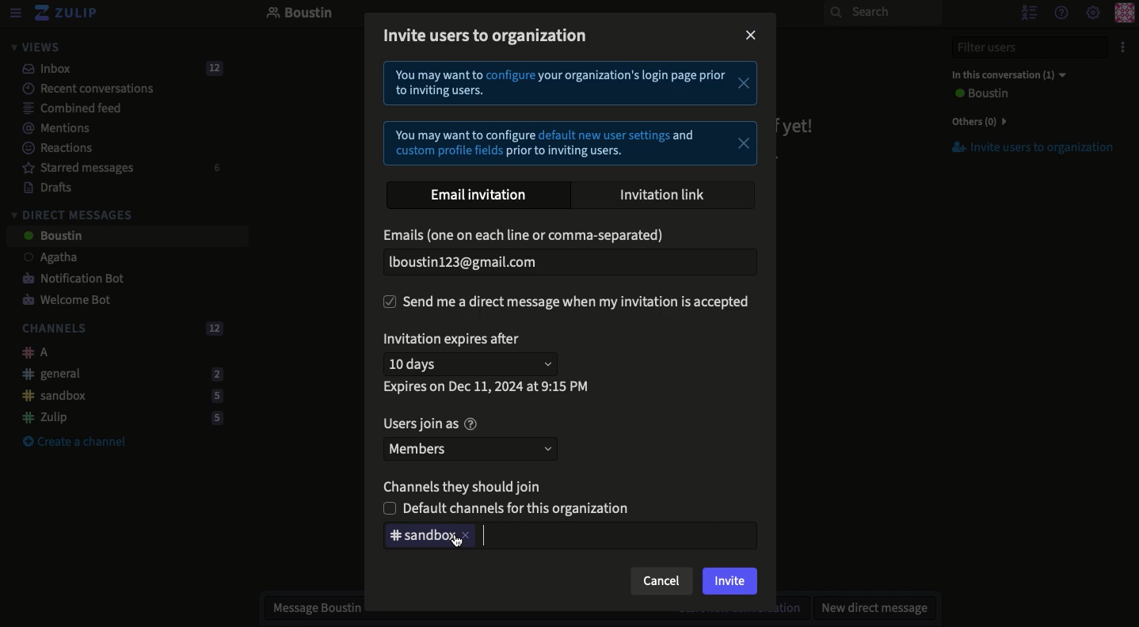 The image size is (1139, 627). I want to click on Expires on data, so click(488, 387).